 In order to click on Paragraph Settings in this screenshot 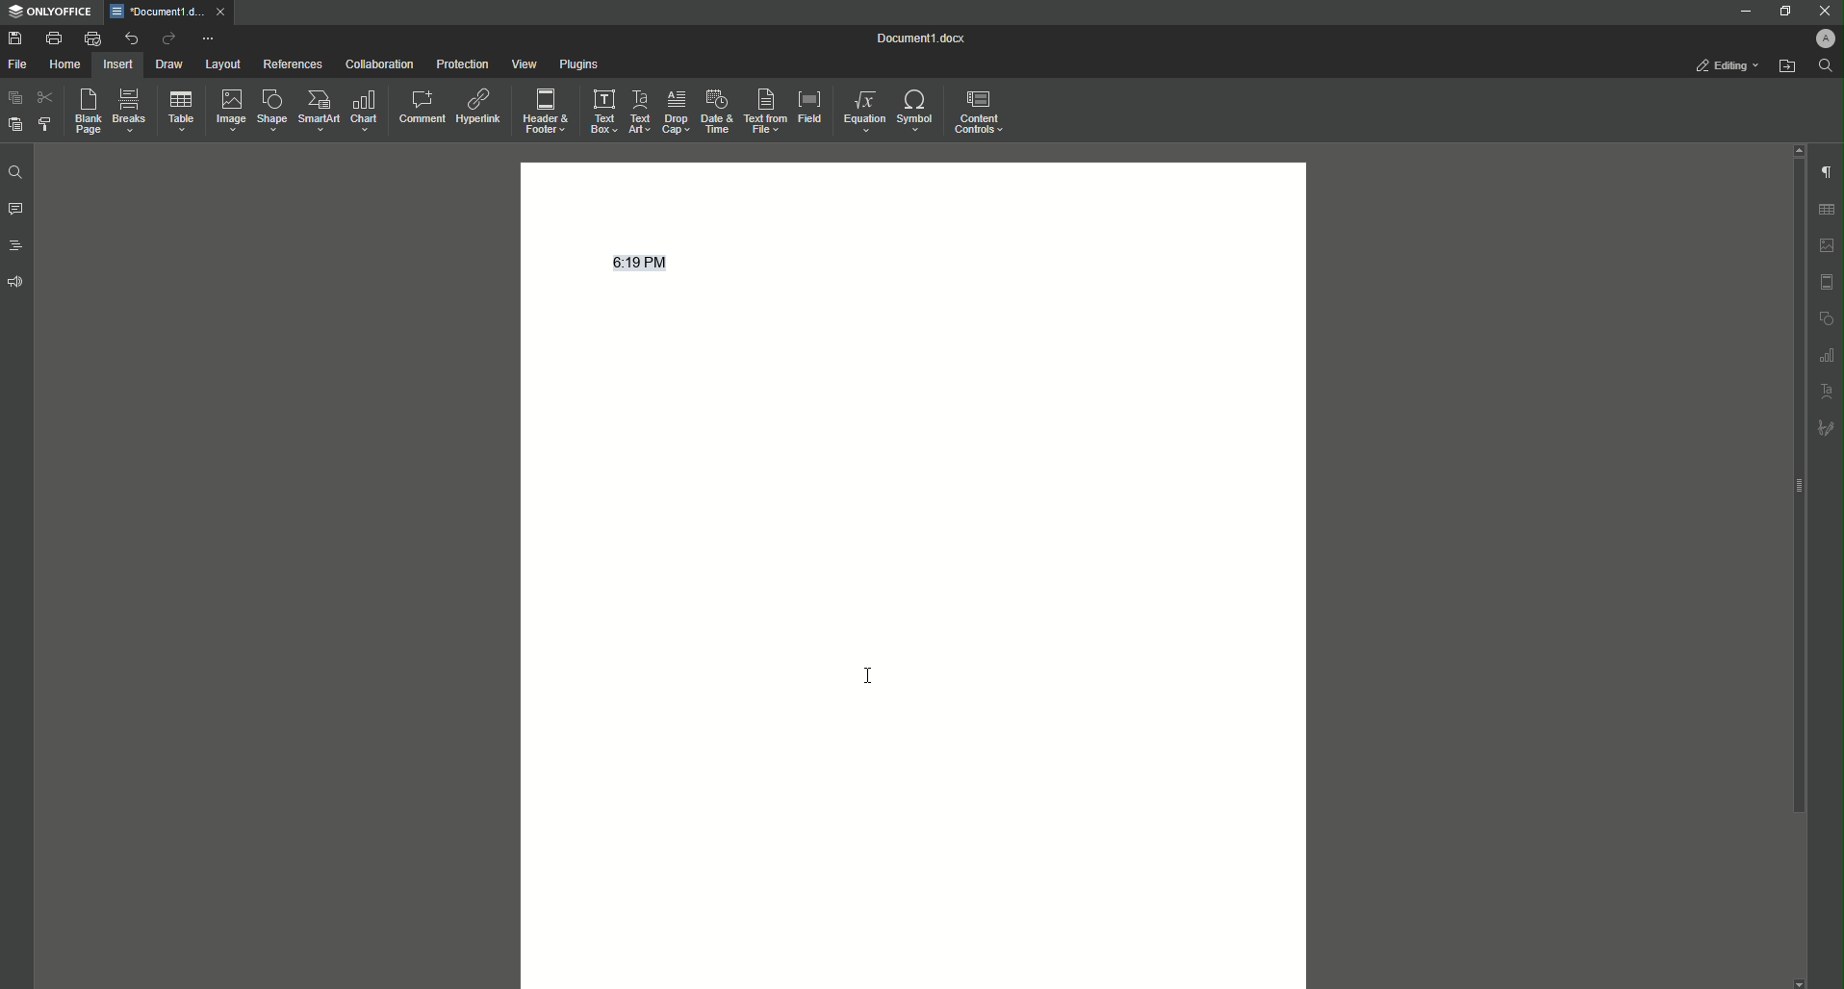, I will do `click(1825, 170)`.